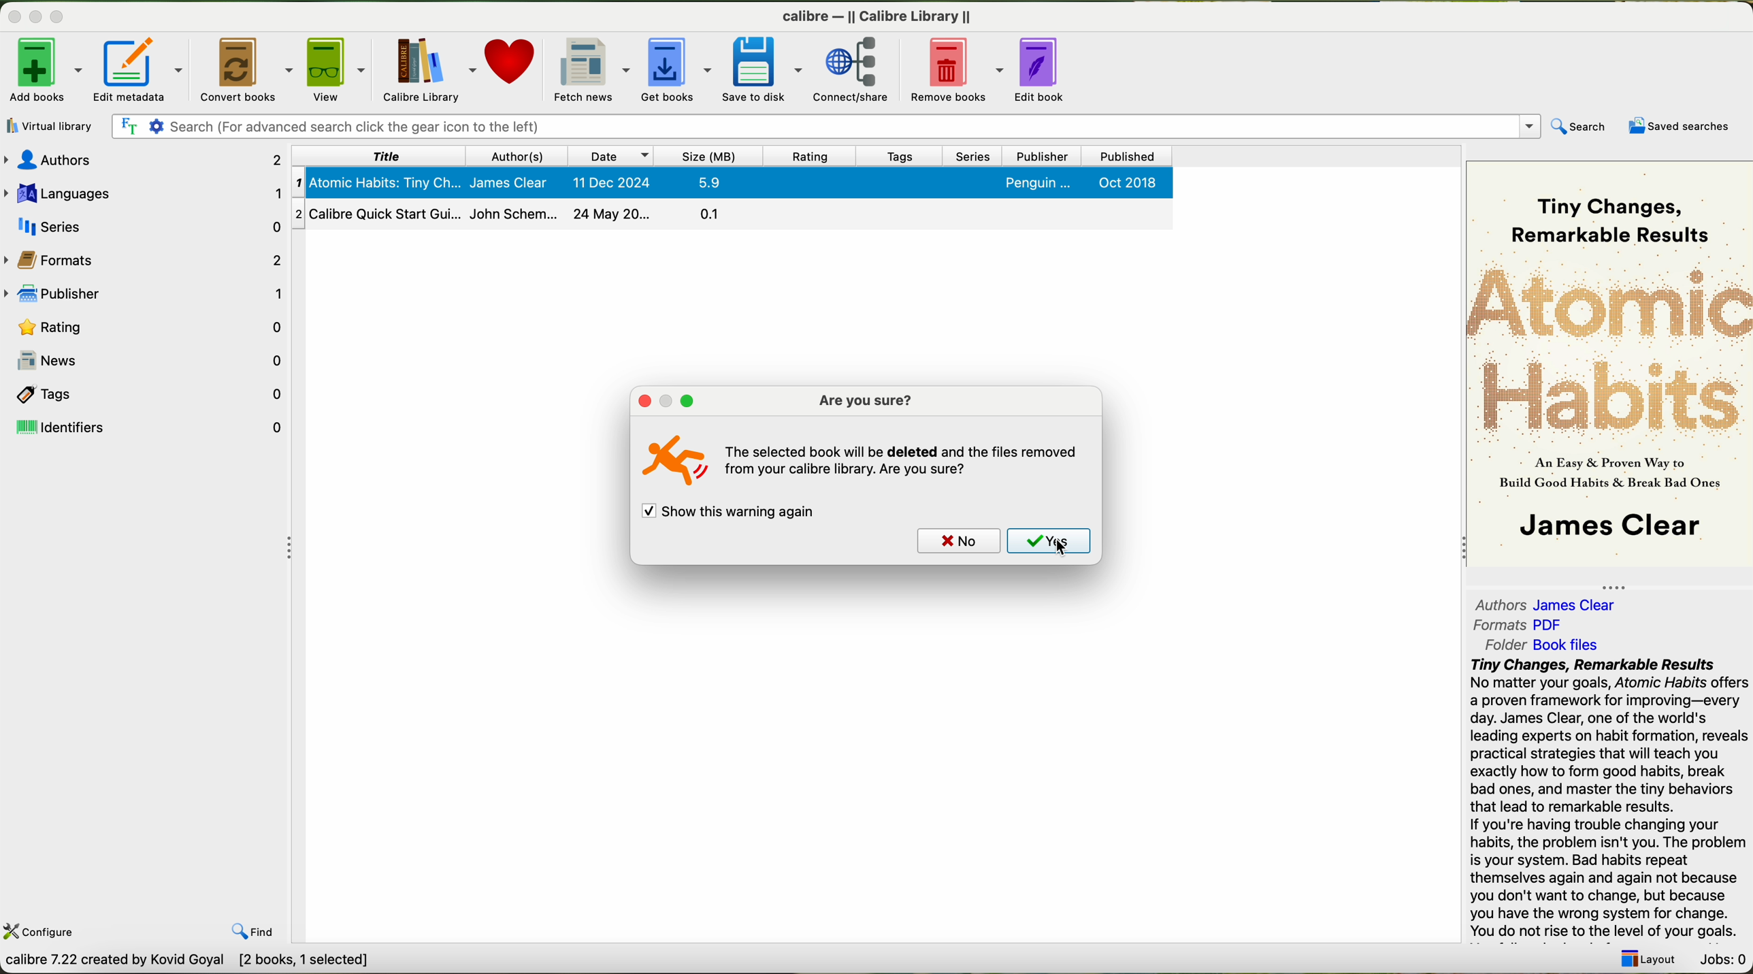 This screenshot has width=1753, height=974. I want to click on icon remove, so click(670, 464).